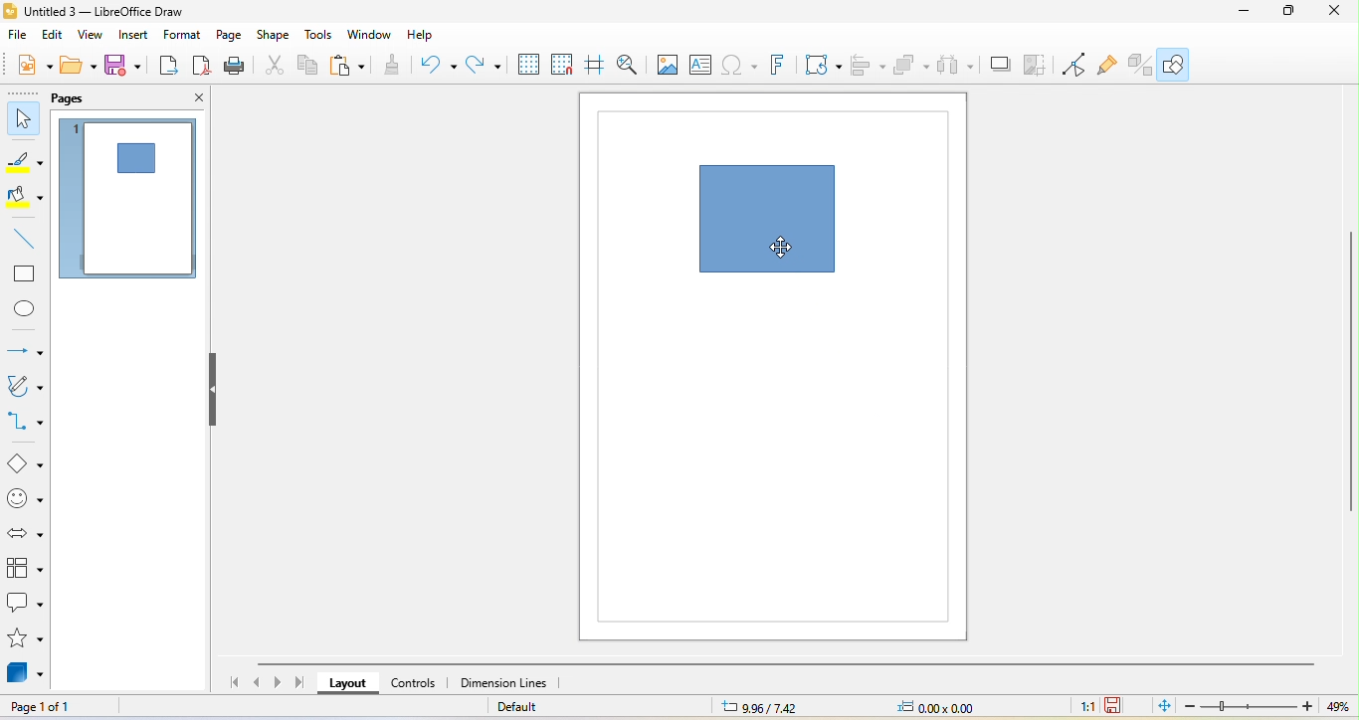  What do you see at coordinates (230, 682) in the screenshot?
I see `first page` at bounding box center [230, 682].